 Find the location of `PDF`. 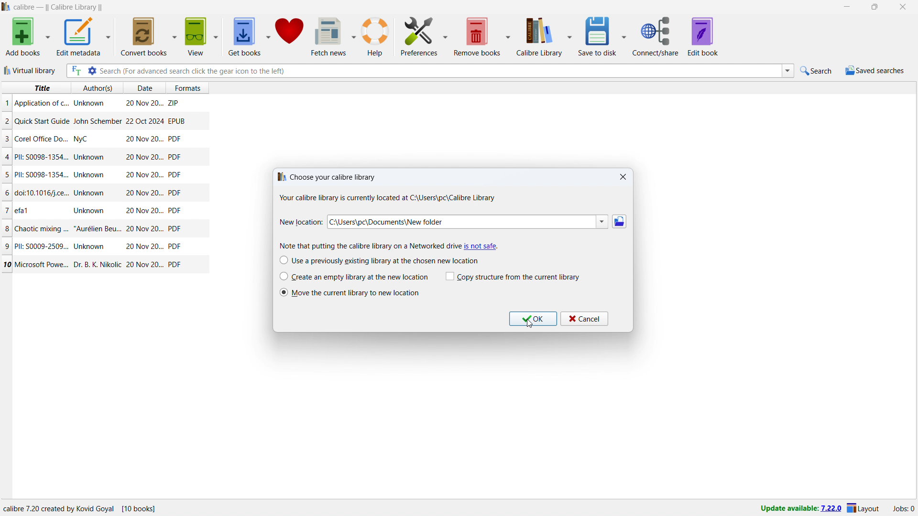

PDF is located at coordinates (175, 247).